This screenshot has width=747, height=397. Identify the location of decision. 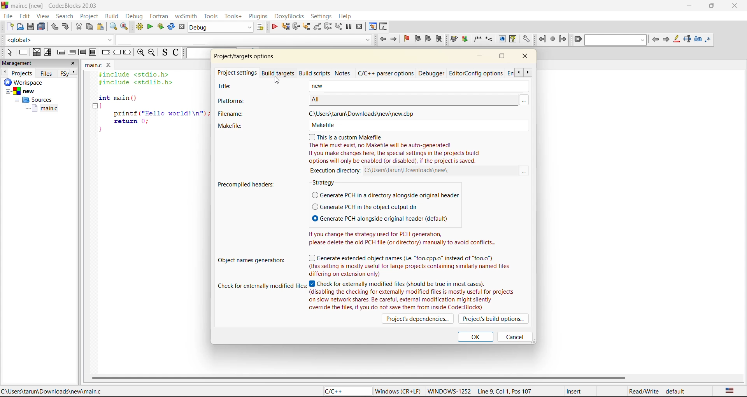
(37, 52).